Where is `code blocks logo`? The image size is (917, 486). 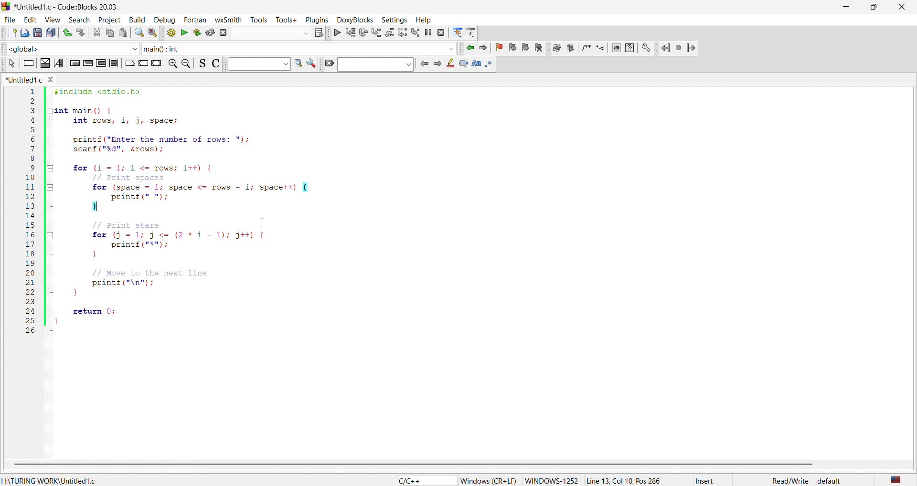 code blocks logo is located at coordinates (6, 7).